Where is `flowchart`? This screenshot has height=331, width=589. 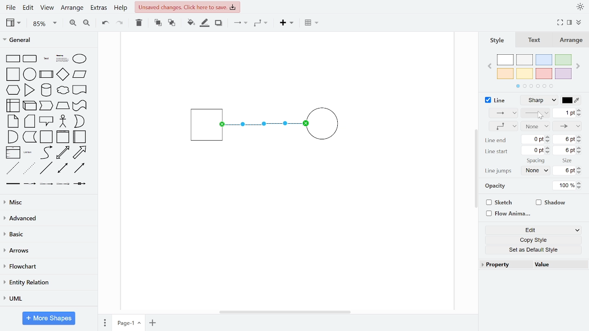 flowchart is located at coordinates (47, 267).